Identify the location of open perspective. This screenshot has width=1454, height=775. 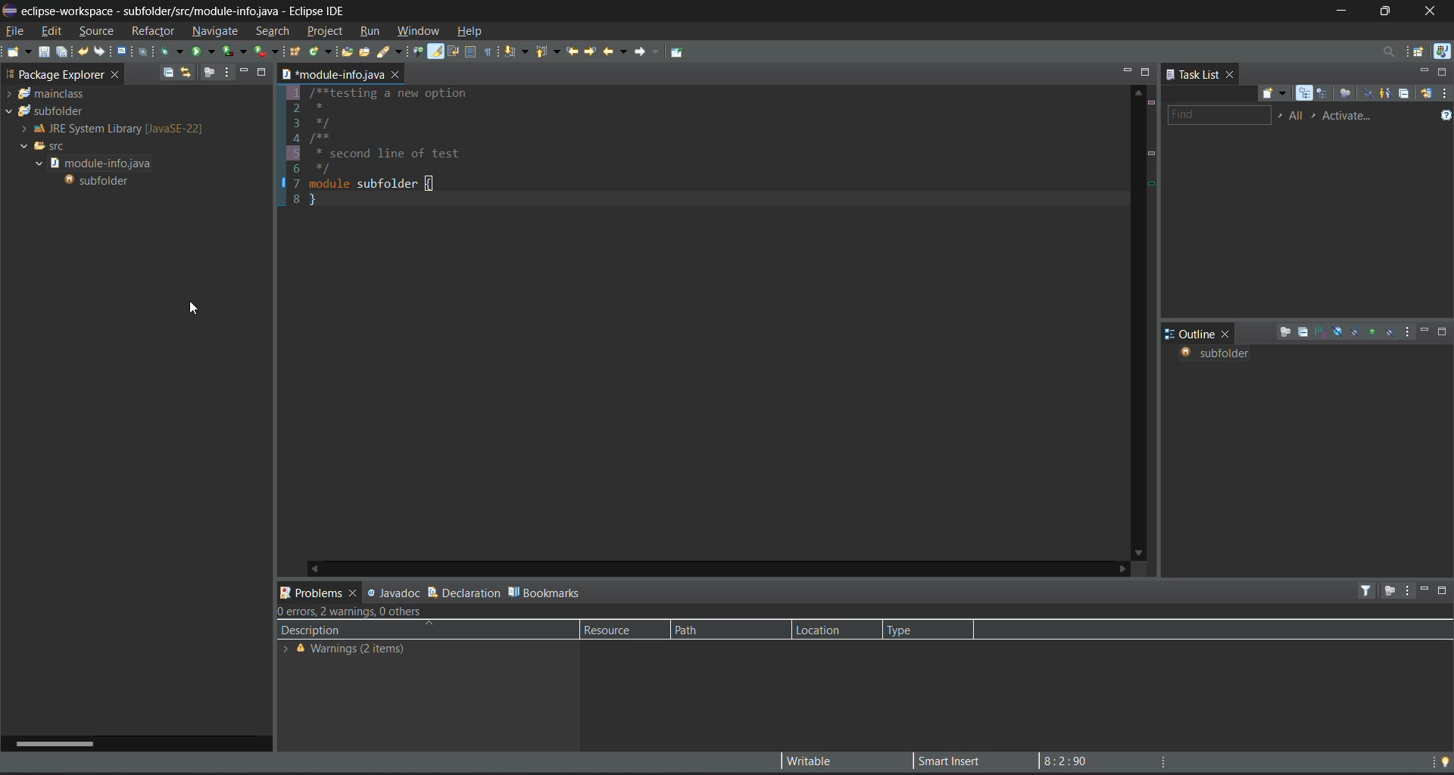
(1421, 53).